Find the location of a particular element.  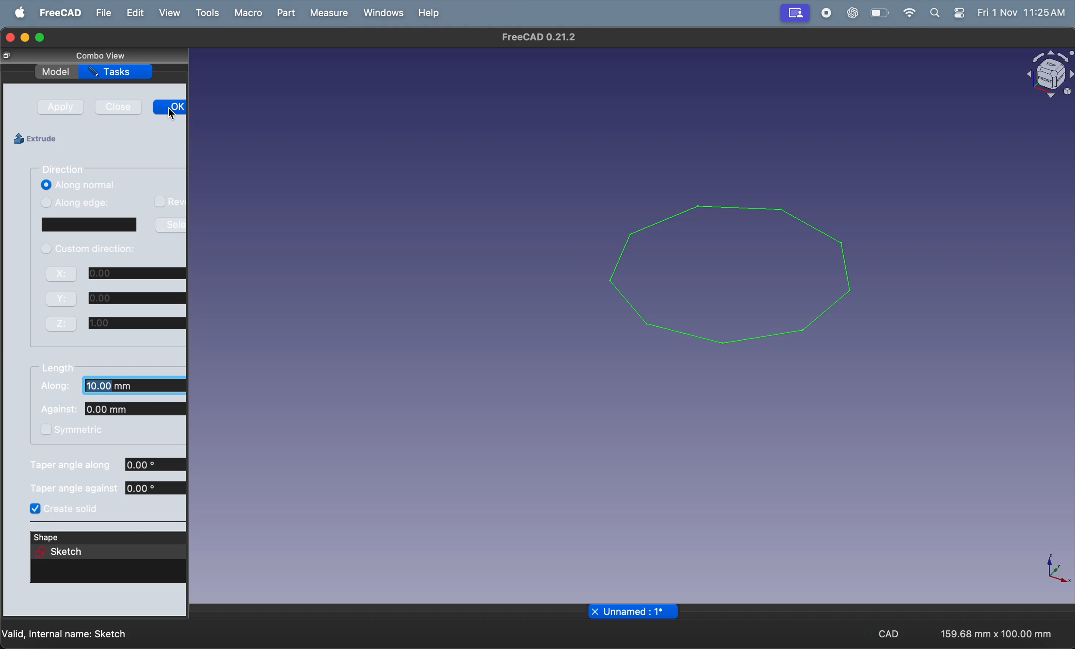

measure is located at coordinates (328, 13).